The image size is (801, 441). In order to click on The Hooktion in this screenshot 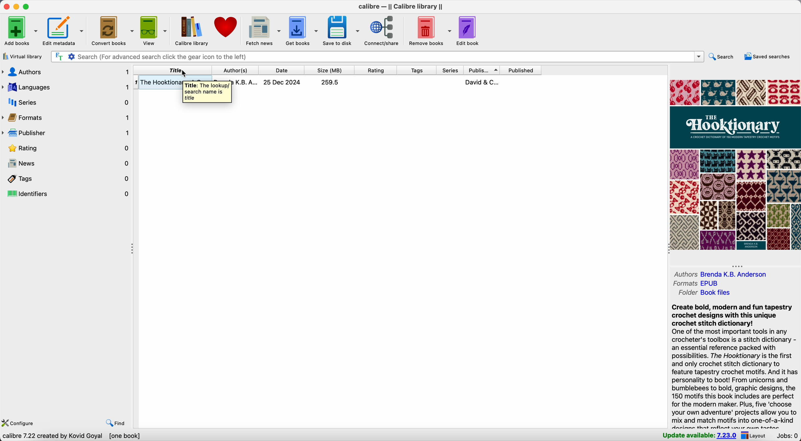, I will do `click(157, 83)`.